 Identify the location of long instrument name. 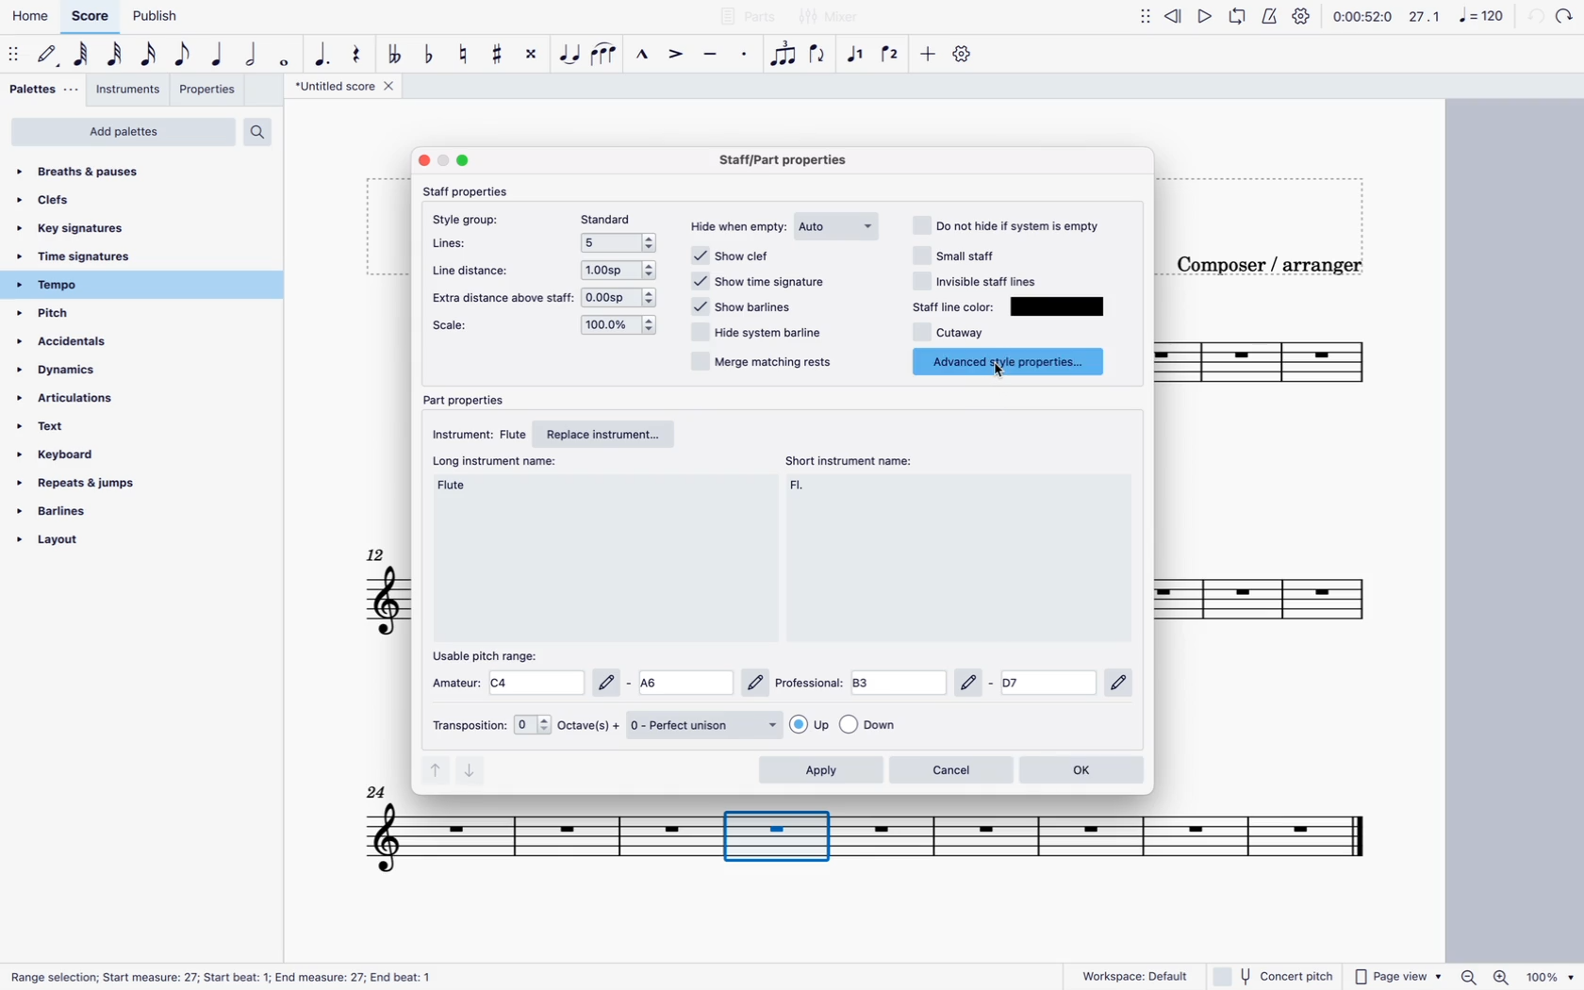
(497, 464).